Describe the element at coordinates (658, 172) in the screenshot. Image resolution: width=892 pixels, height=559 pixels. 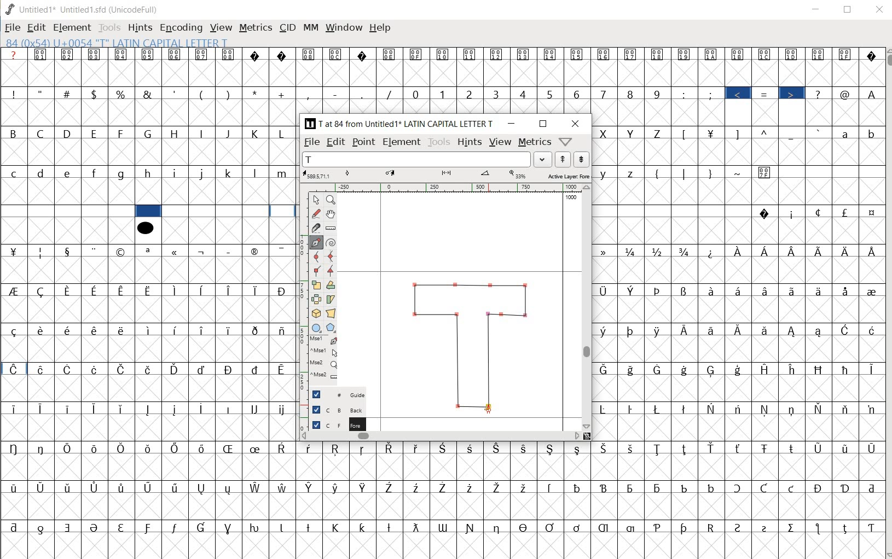
I see `(` at that location.